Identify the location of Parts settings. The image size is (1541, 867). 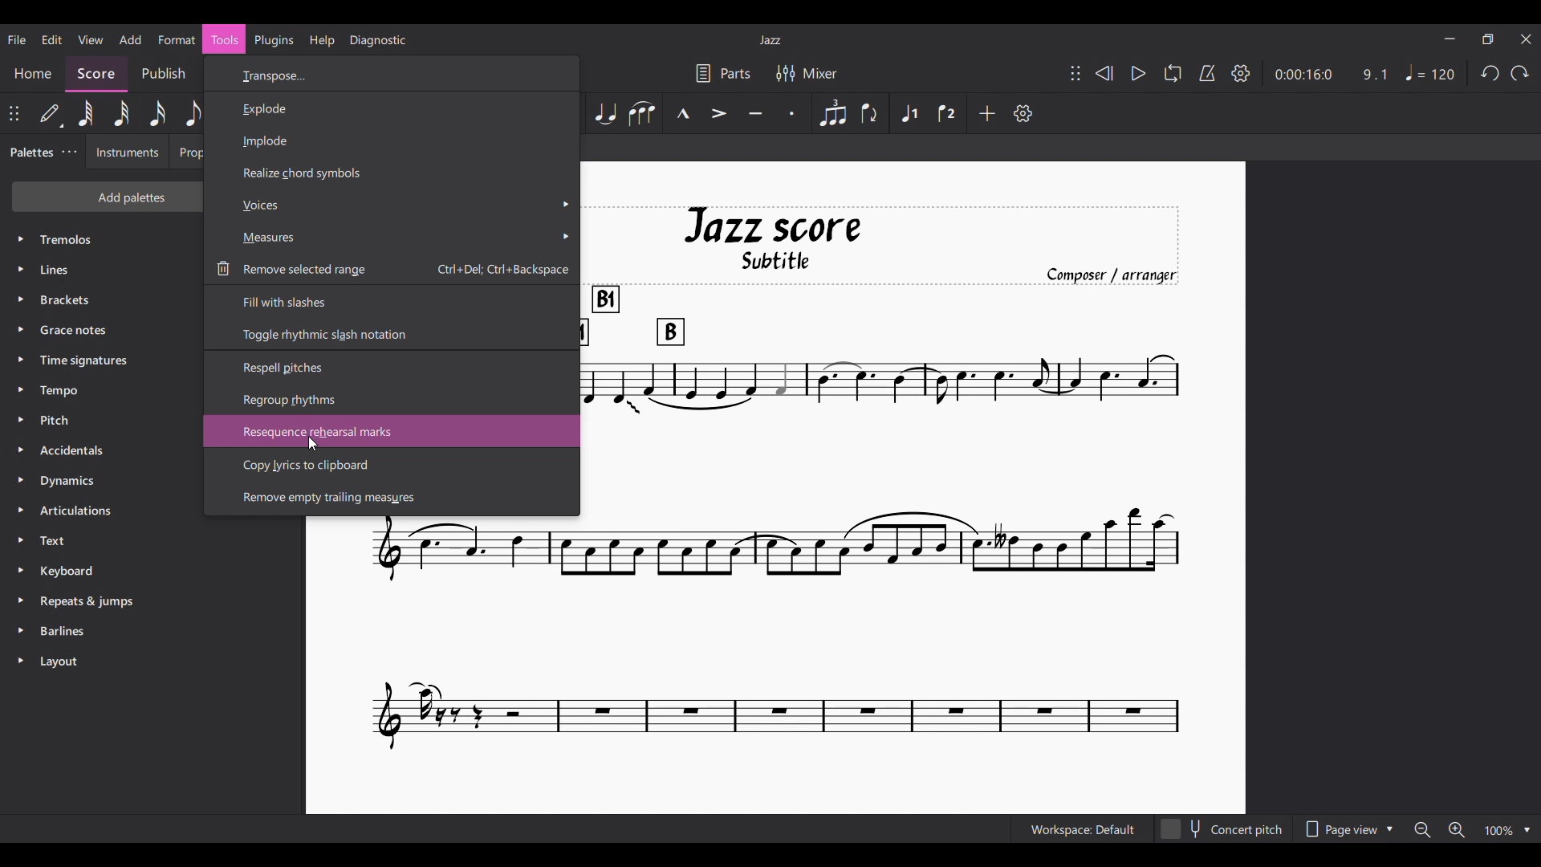
(723, 73).